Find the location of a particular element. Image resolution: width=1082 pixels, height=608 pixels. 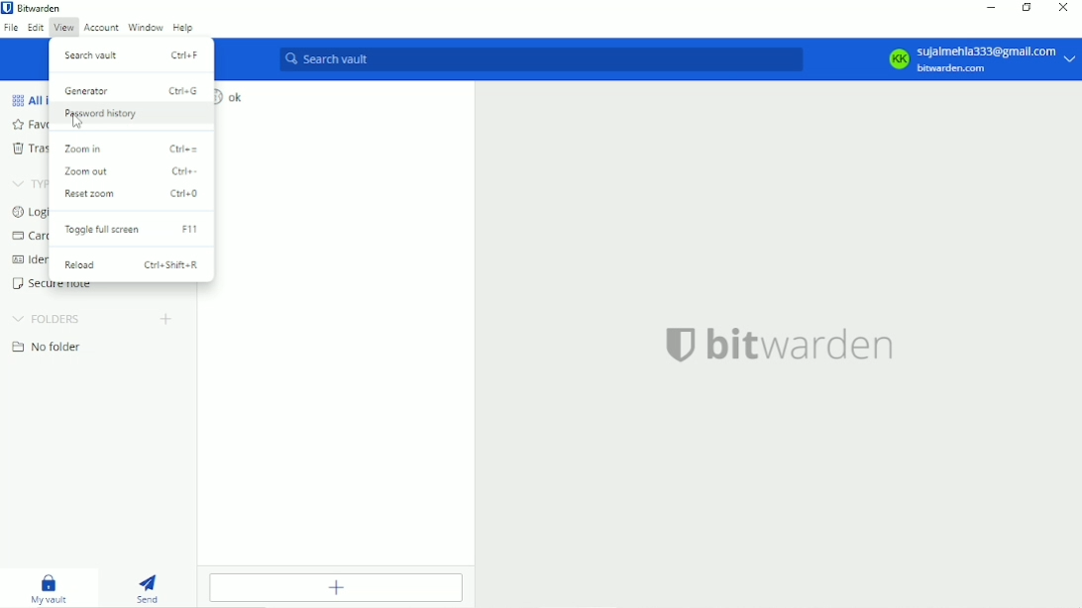

My vault is located at coordinates (49, 587).